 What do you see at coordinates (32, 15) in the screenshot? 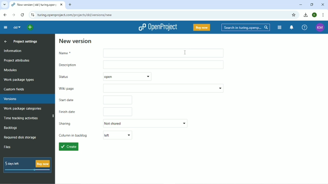
I see `View site information` at bounding box center [32, 15].